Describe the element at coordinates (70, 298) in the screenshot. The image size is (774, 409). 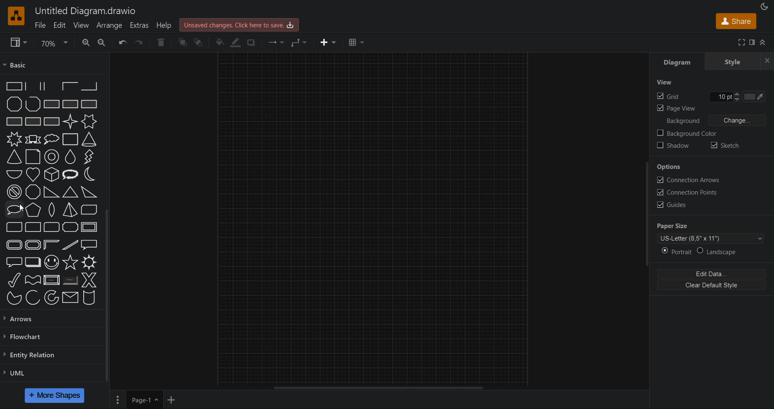
I see `Message` at that location.